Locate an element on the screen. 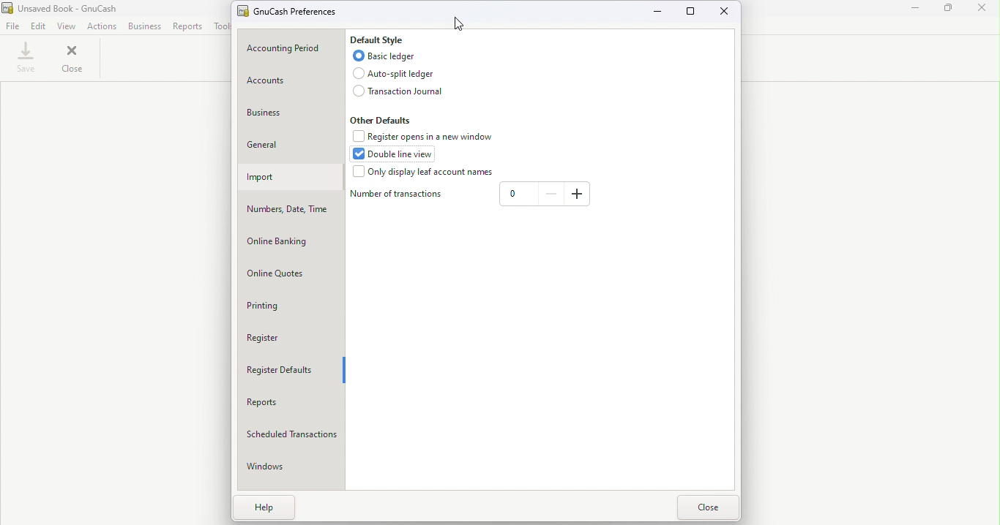 The width and height of the screenshot is (1000, 525). Online Quotes is located at coordinates (288, 272).